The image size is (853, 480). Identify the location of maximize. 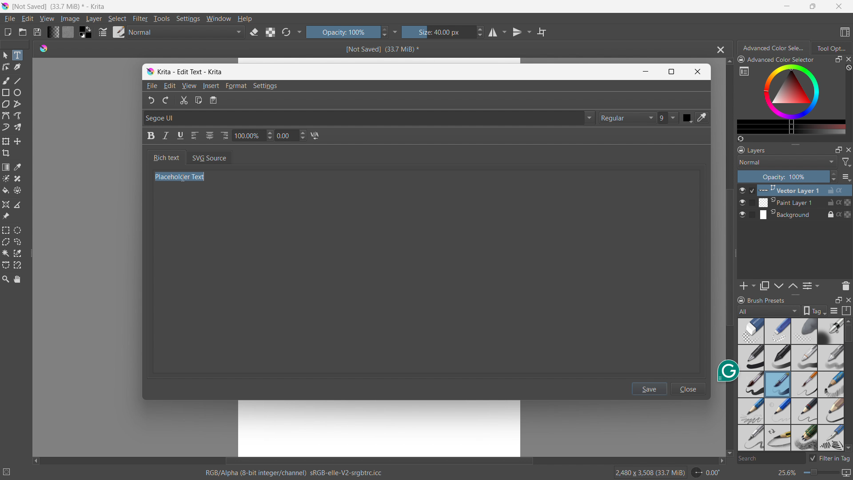
(838, 300).